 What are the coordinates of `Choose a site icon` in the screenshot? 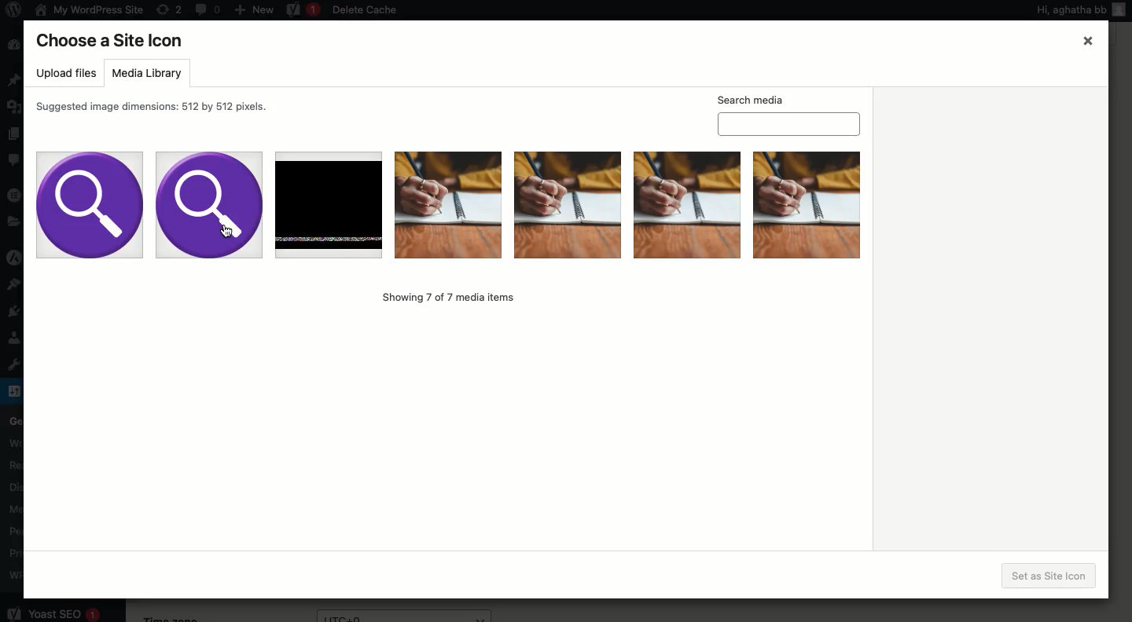 It's located at (112, 41).